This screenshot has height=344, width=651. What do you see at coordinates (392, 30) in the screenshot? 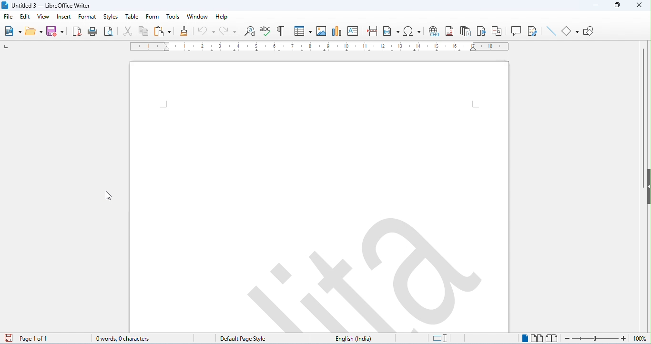
I see `insert field` at bounding box center [392, 30].